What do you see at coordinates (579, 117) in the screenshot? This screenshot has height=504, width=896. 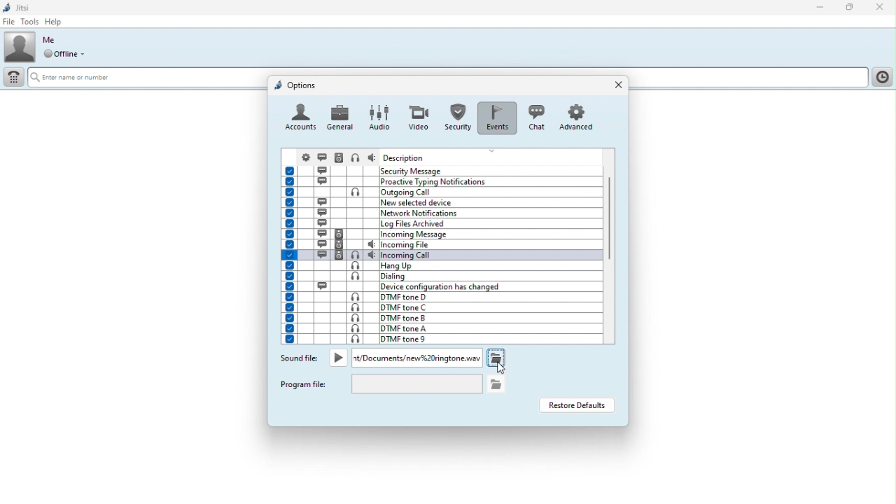 I see `Advanced` at bounding box center [579, 117].